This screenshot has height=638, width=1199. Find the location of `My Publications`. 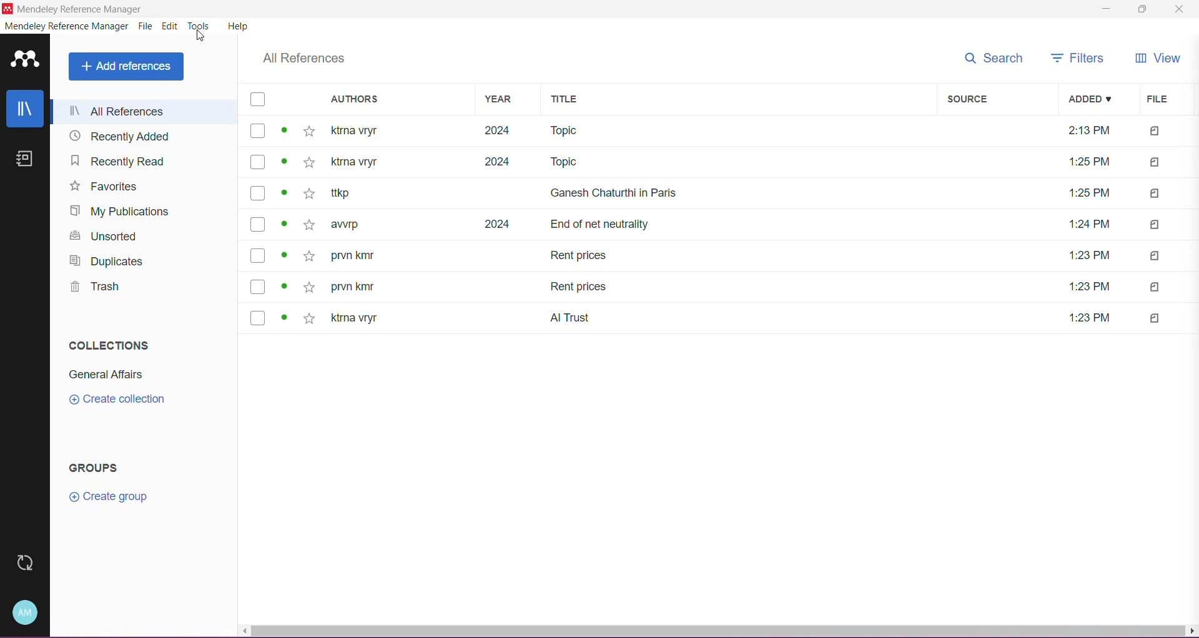

My Publications is located at coordinates (121, 211).